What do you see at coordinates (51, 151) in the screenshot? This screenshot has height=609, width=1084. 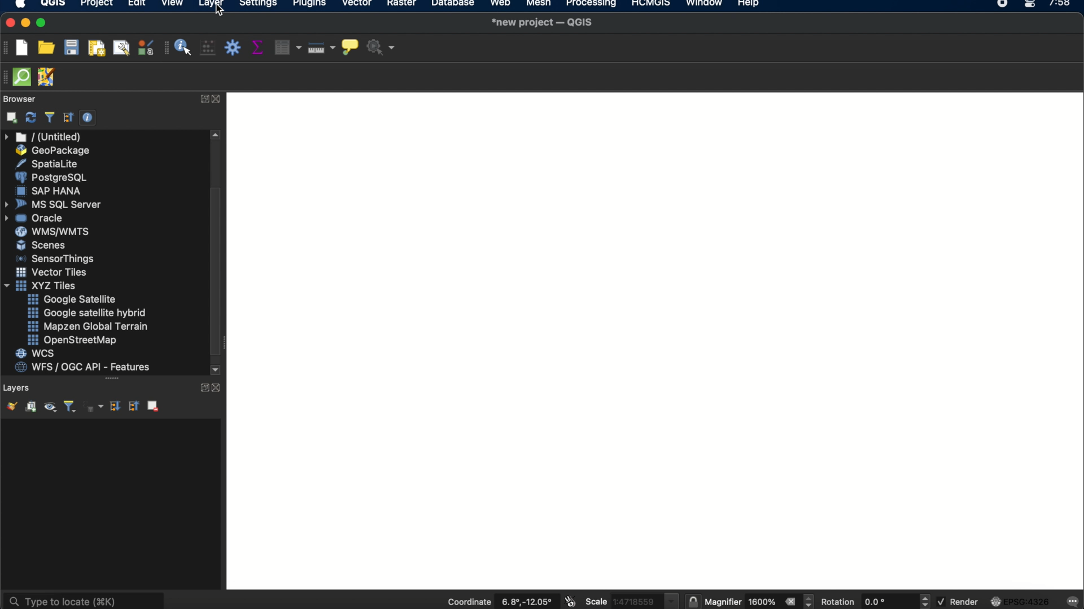 I see `geo package` at bounding box center [51, 151].